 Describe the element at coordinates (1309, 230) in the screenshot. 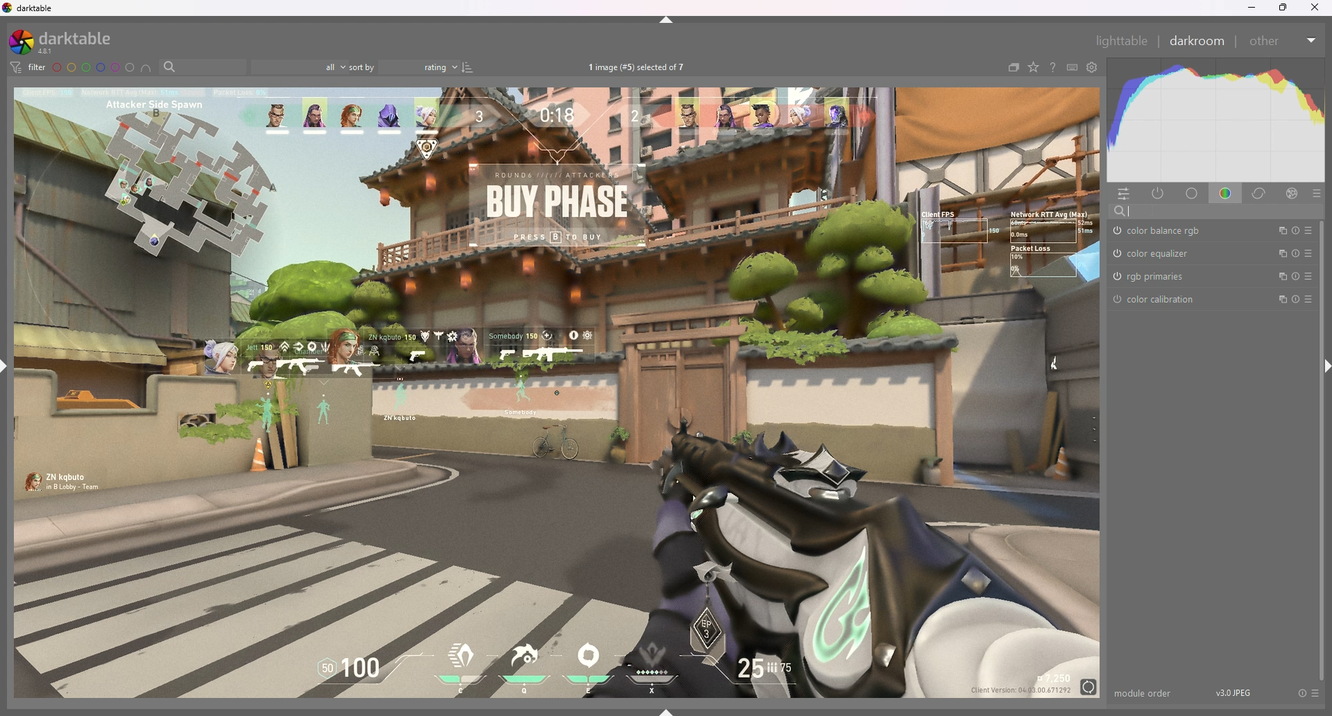

I see `presets` at that location.